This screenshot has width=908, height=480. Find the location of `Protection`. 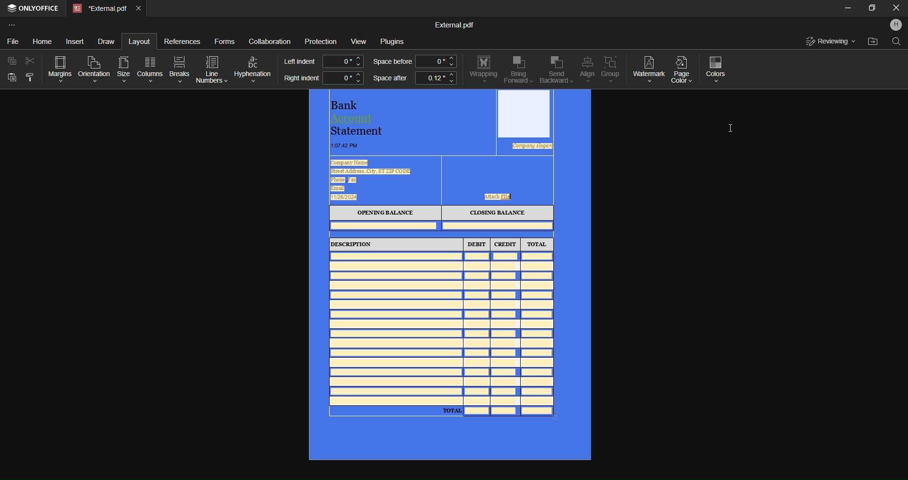

Protection is located at coordinates (321, 42).